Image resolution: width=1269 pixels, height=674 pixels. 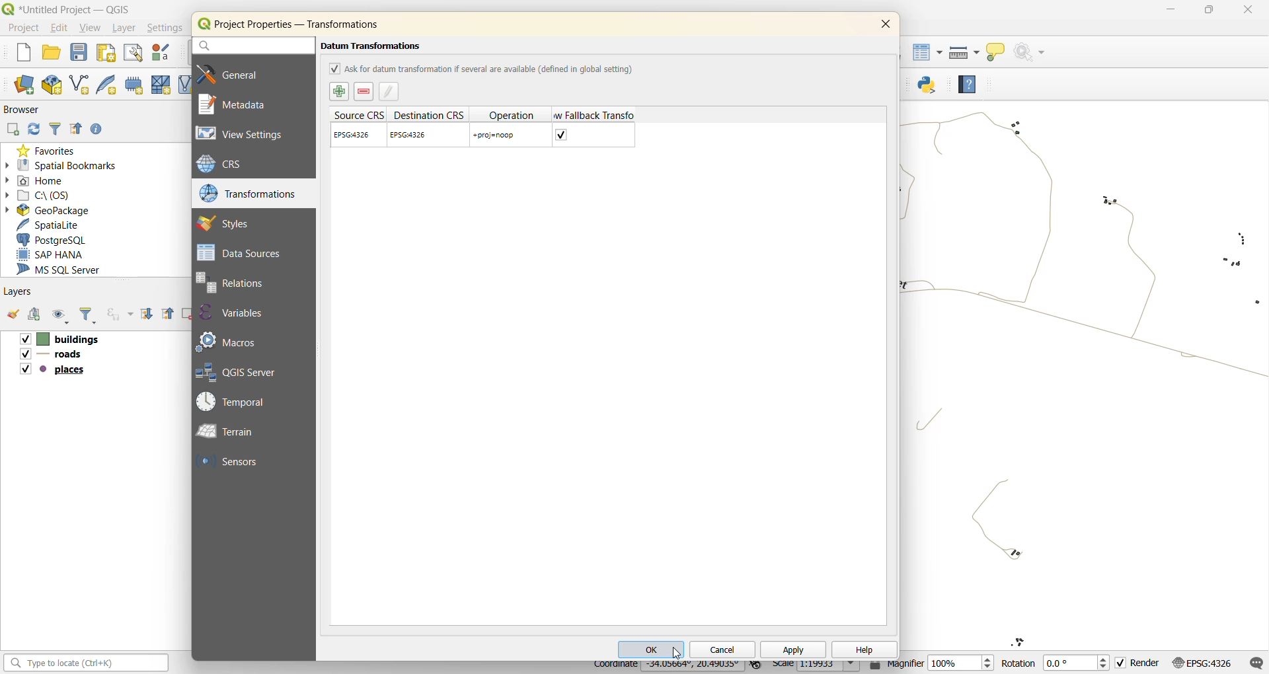 I want to click on relations, so click(x=242, y=282).